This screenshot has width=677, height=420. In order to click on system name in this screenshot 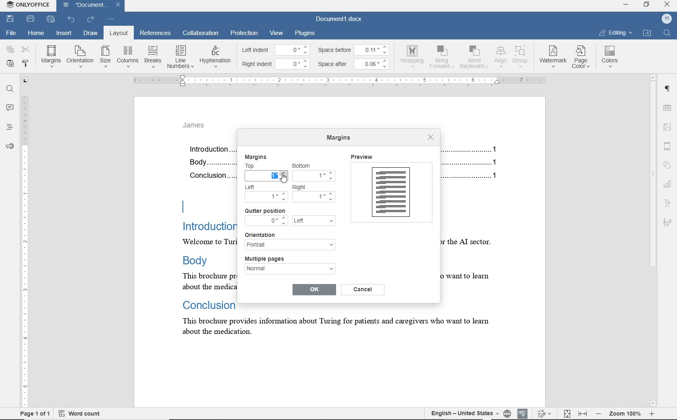, I will do `click(29, 6)`.